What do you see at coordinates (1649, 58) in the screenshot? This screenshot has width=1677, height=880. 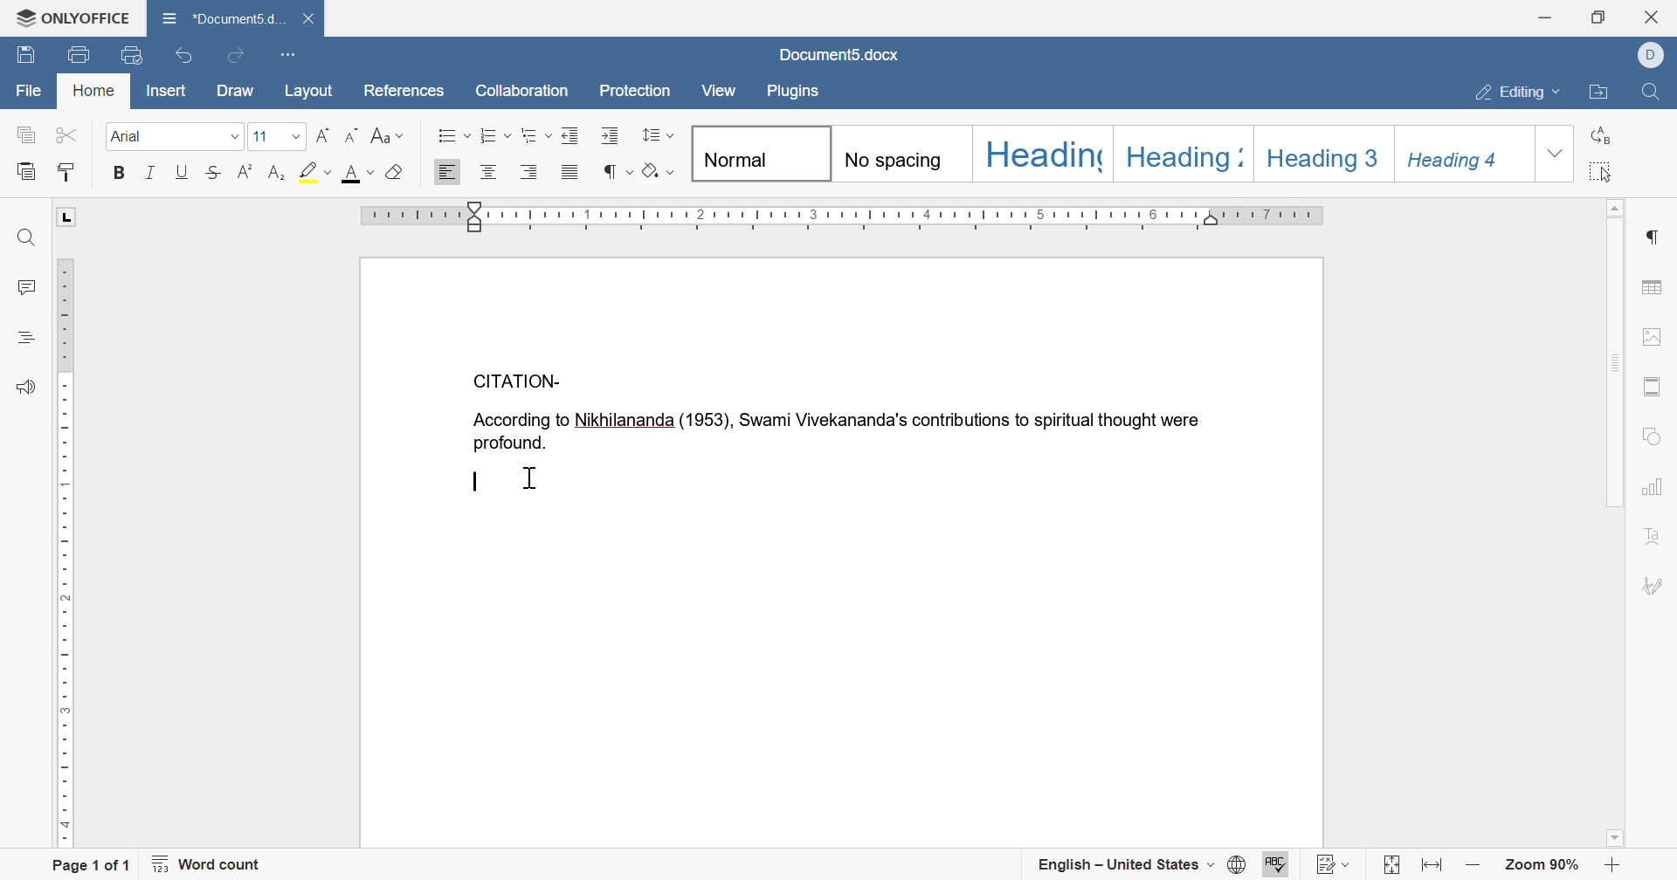 I see `dell` at bounding box center [1649, 58].